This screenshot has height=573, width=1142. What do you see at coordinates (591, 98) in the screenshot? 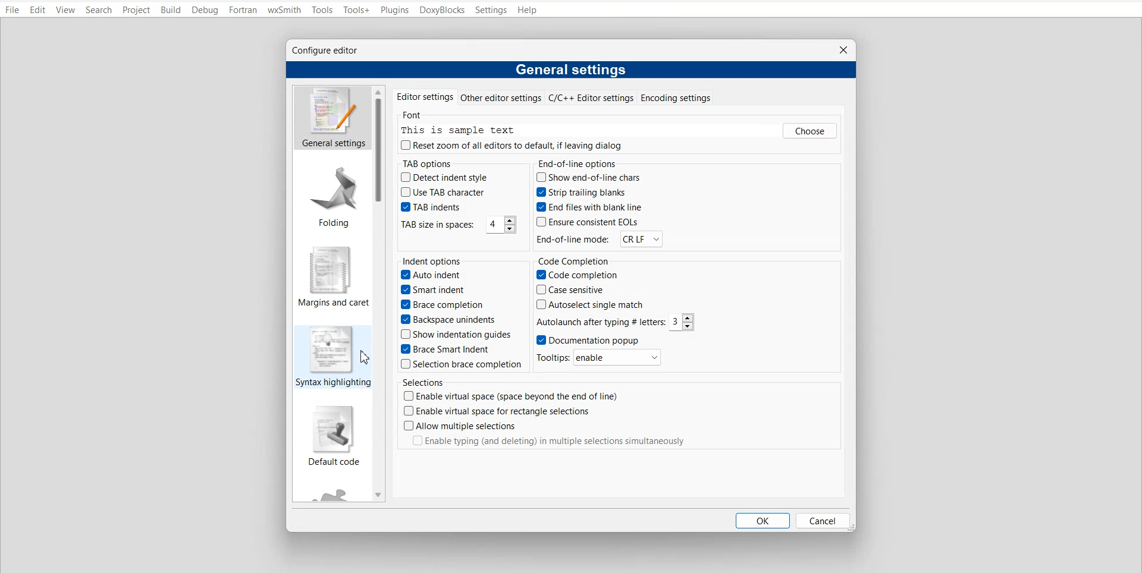
I see `C/C++ Editor settings` at bounding box center [591, 98].